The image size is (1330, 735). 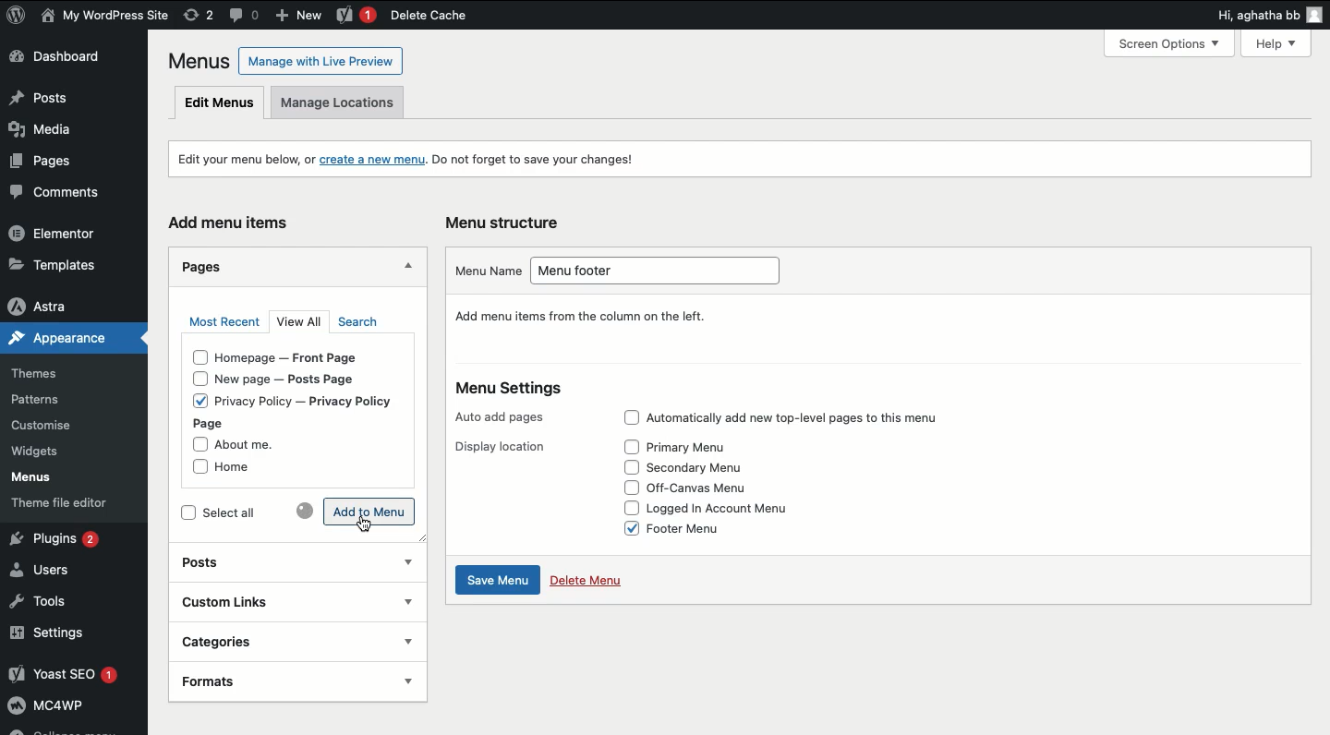 What do you see at coordinates (428, 16) in the screenshot?
I see `Delete cache` at bounding box center [428, 16].